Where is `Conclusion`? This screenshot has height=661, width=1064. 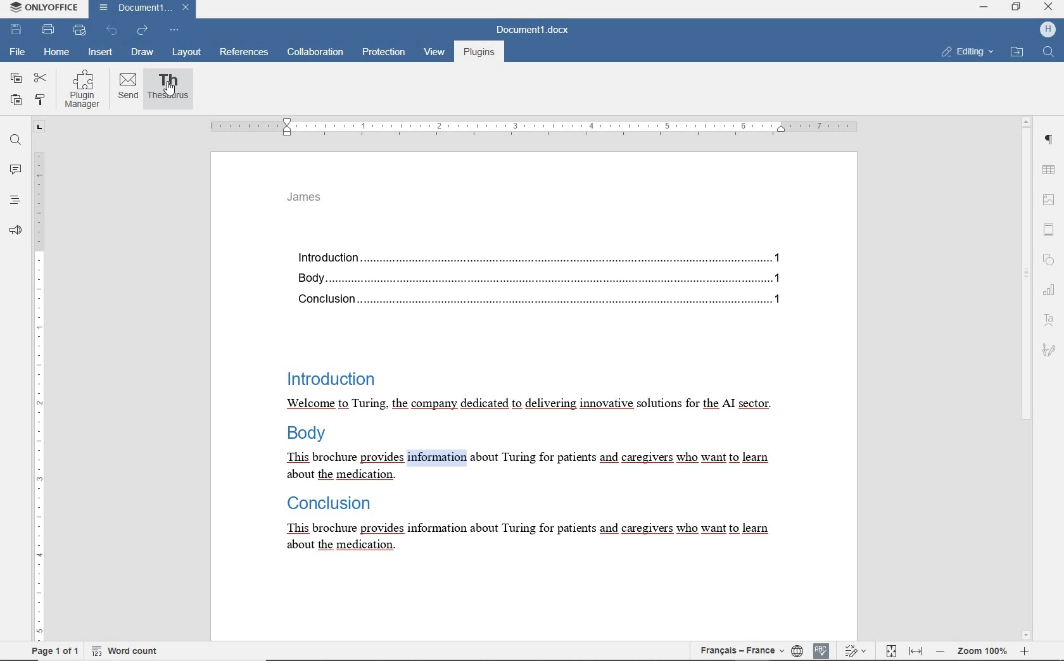
Conclusion is located at coordinates (326, 504).